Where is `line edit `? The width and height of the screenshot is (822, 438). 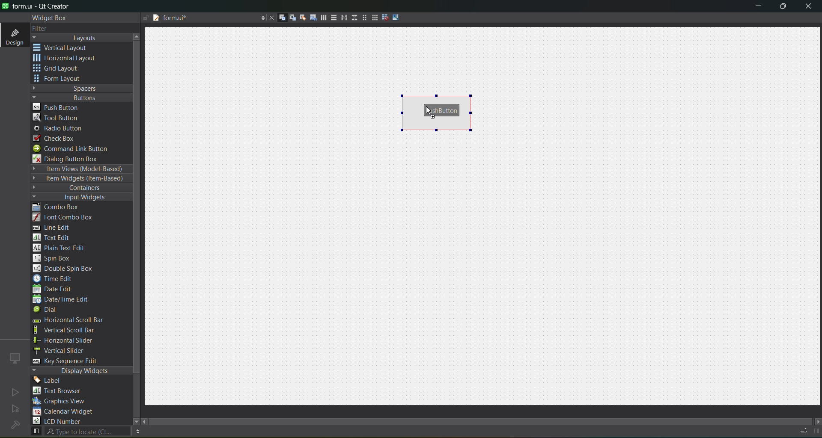 line edit  is located at coordinates (56, 228).